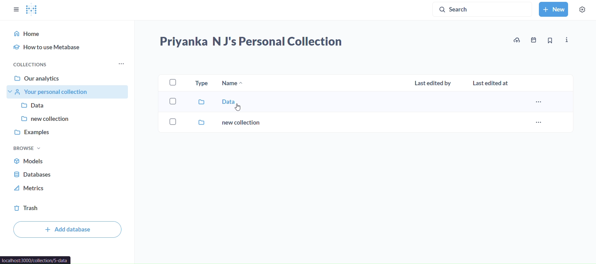 The height and width of the screenshot is (264, 596). What do you see at coordinates (65, 209) in the screenshot?
I see `trash` at bounding box center [65, 209].